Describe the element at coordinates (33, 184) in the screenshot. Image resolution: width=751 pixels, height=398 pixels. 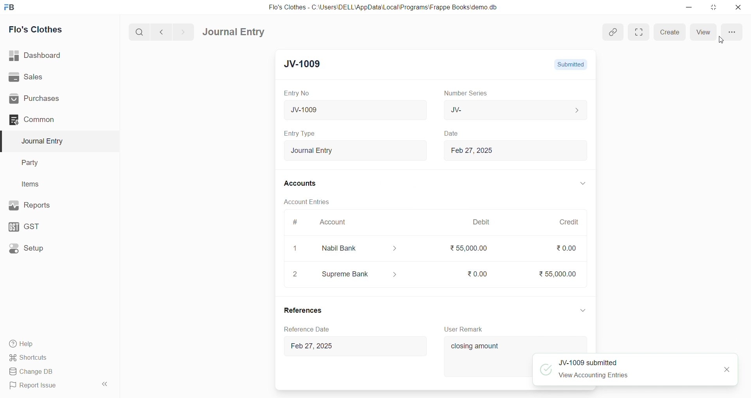
I see `Items` at that location.